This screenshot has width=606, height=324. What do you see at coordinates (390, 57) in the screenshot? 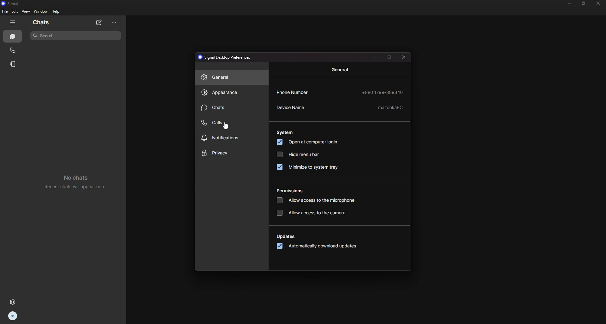
I see `maximize` at bounding box center [390, 57].